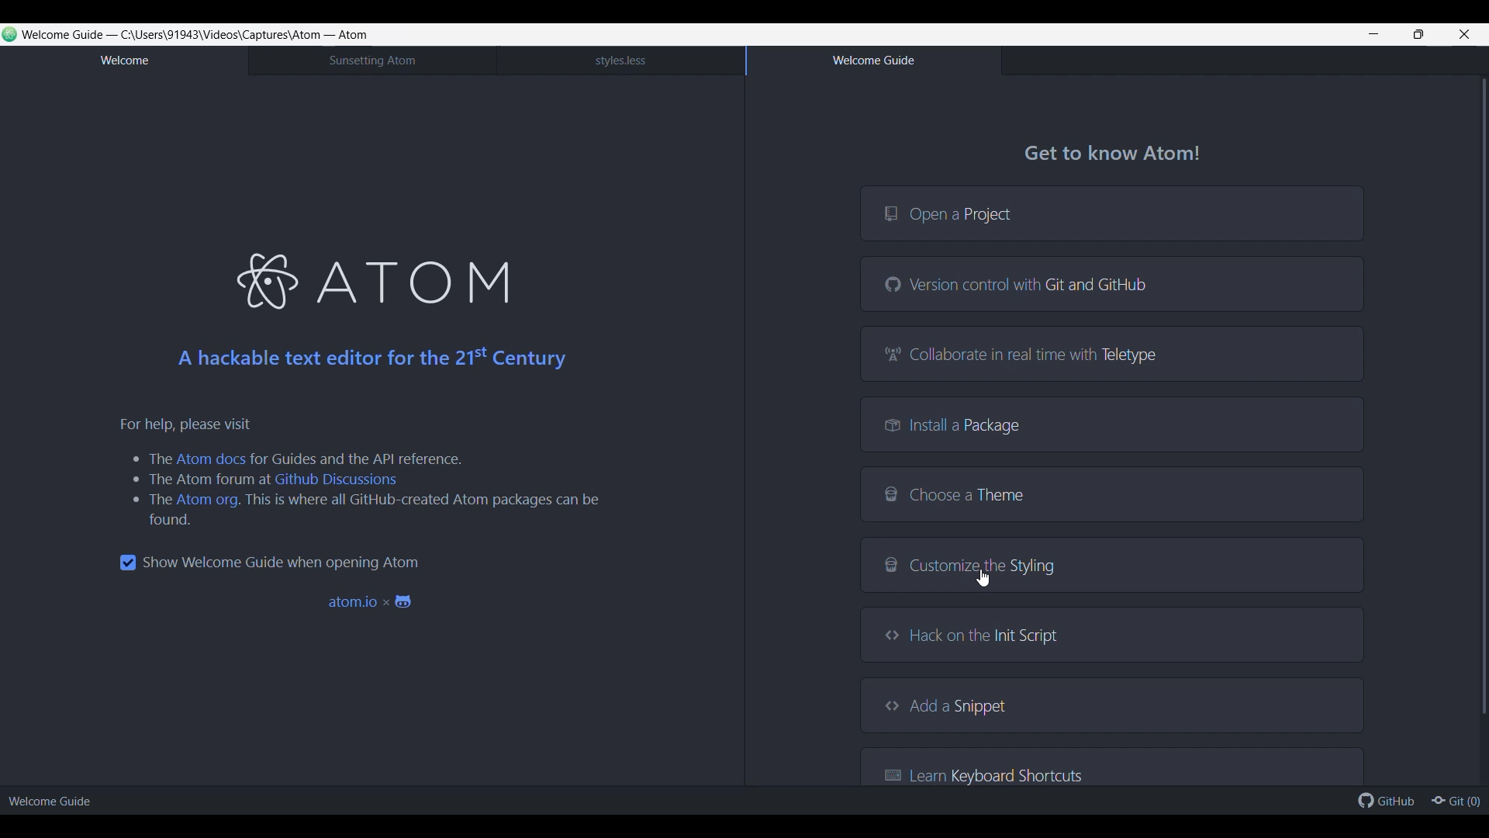 This screenshot has width=1489, height=838. Describe the element at coordinates (123, 61) in the screenshot. I see `Welcome tab, current tab highlighted` at that location.